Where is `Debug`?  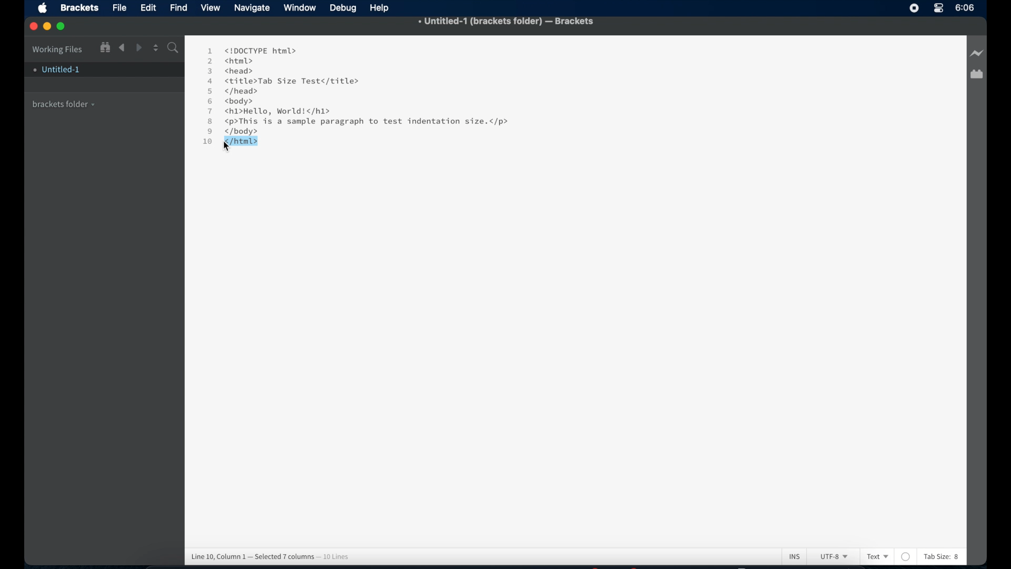 Debug is located at coordinates (344, 8).